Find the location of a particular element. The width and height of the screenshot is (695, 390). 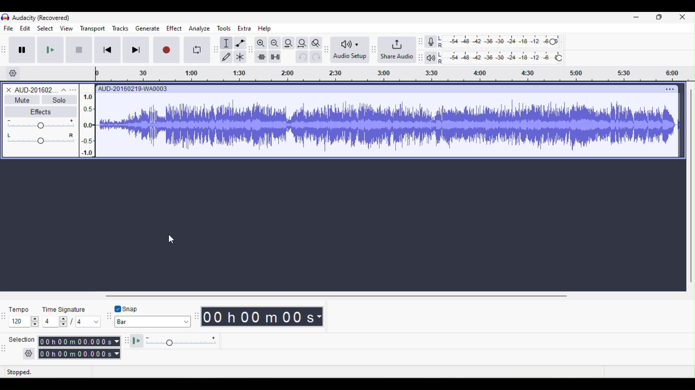

envelope tool is located at coordinates (239, 43).